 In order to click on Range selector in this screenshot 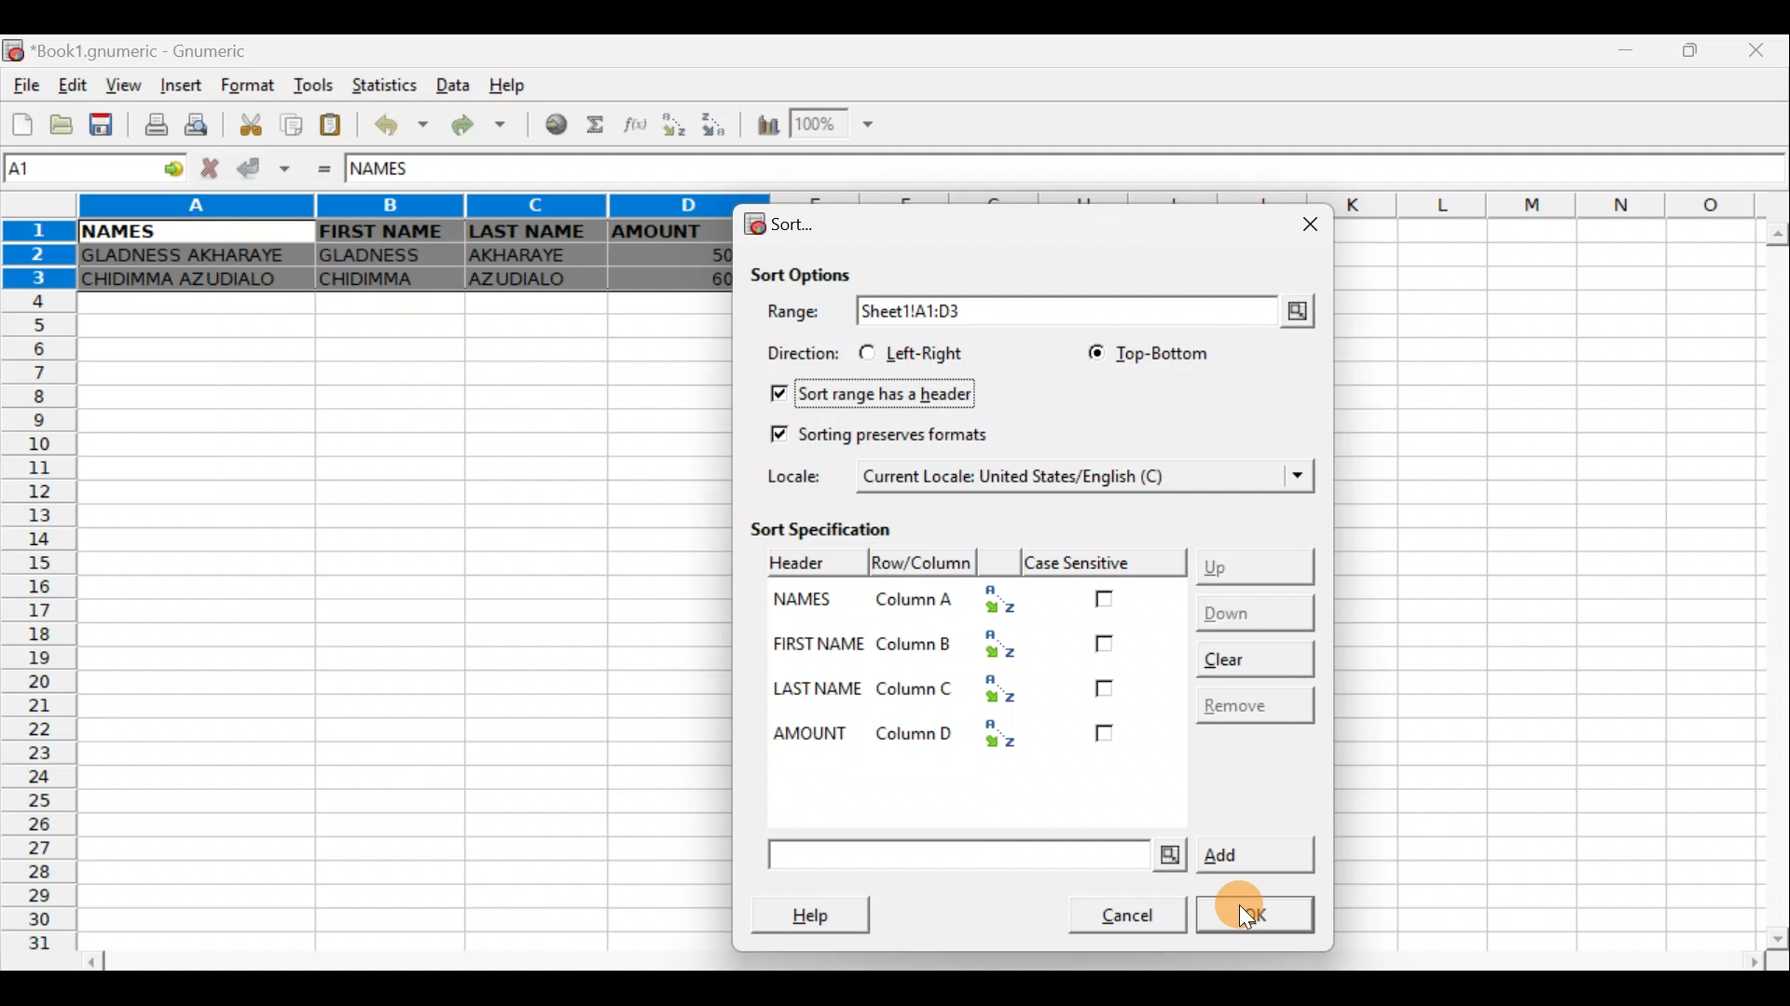, I will do `click(1294, 311)`.